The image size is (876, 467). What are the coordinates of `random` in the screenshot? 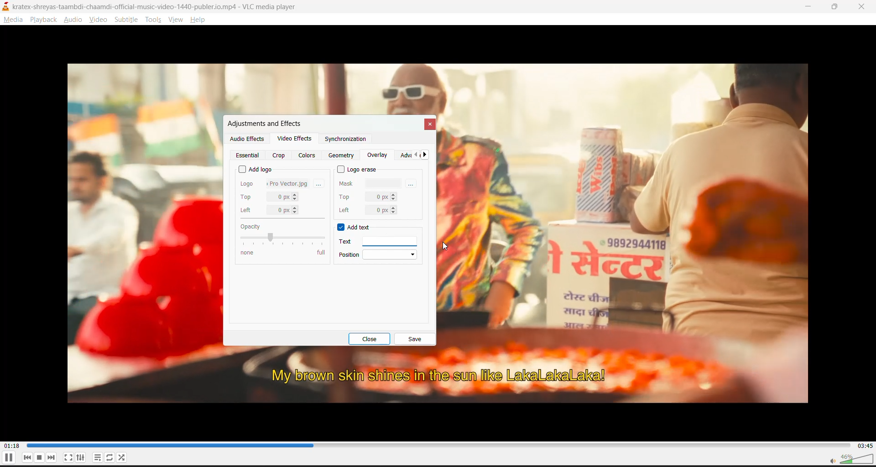 It's located at (125, 459).